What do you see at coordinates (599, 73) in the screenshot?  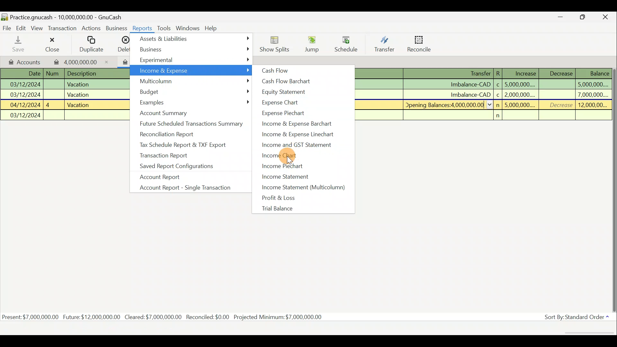 I see `Balance` at bounding box center [599, 73].